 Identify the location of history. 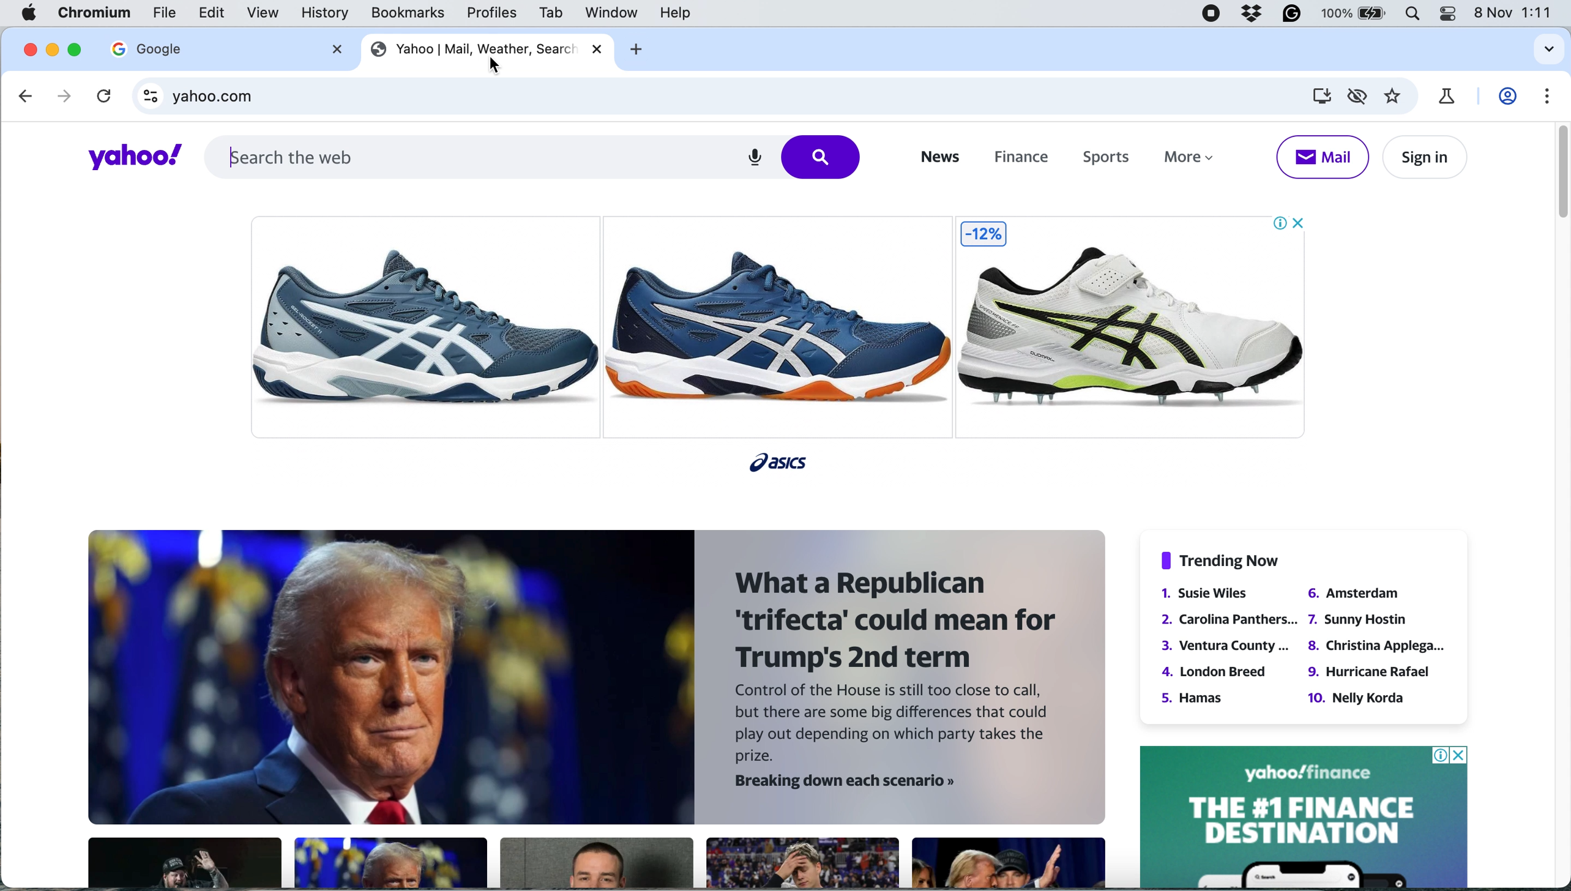
(323, 13).